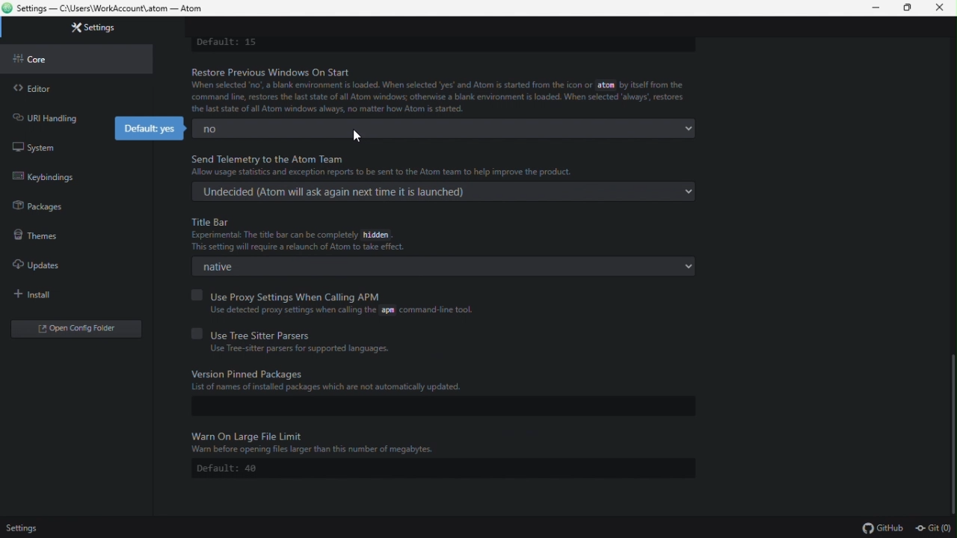 The image size is (957, 538). Describe the element at coordinates (149, 129) in the screenshot. I see `default : yes` at that location.